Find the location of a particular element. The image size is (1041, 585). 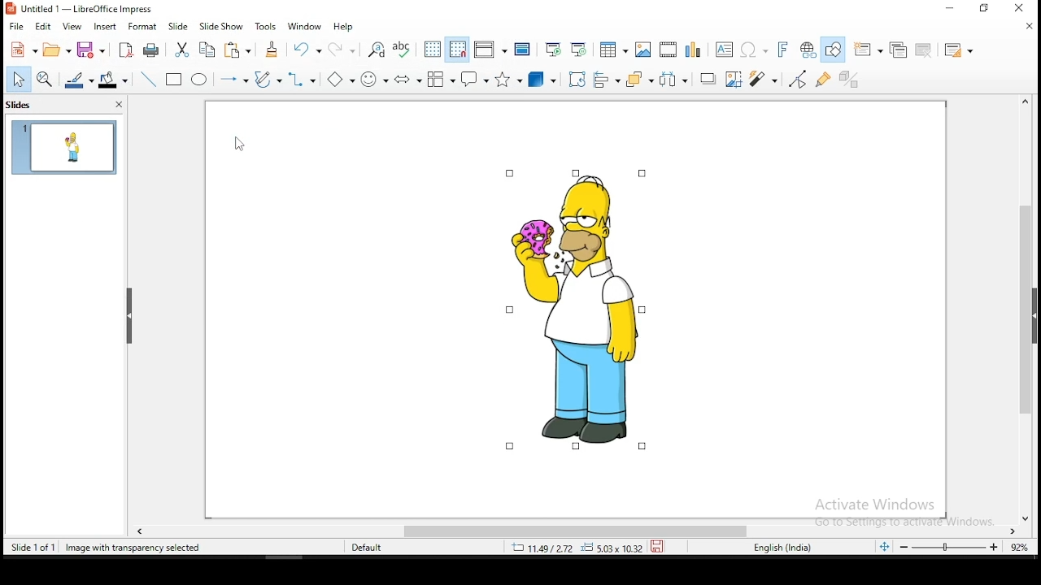

duplicate slide is located at coordinates (895, 50).